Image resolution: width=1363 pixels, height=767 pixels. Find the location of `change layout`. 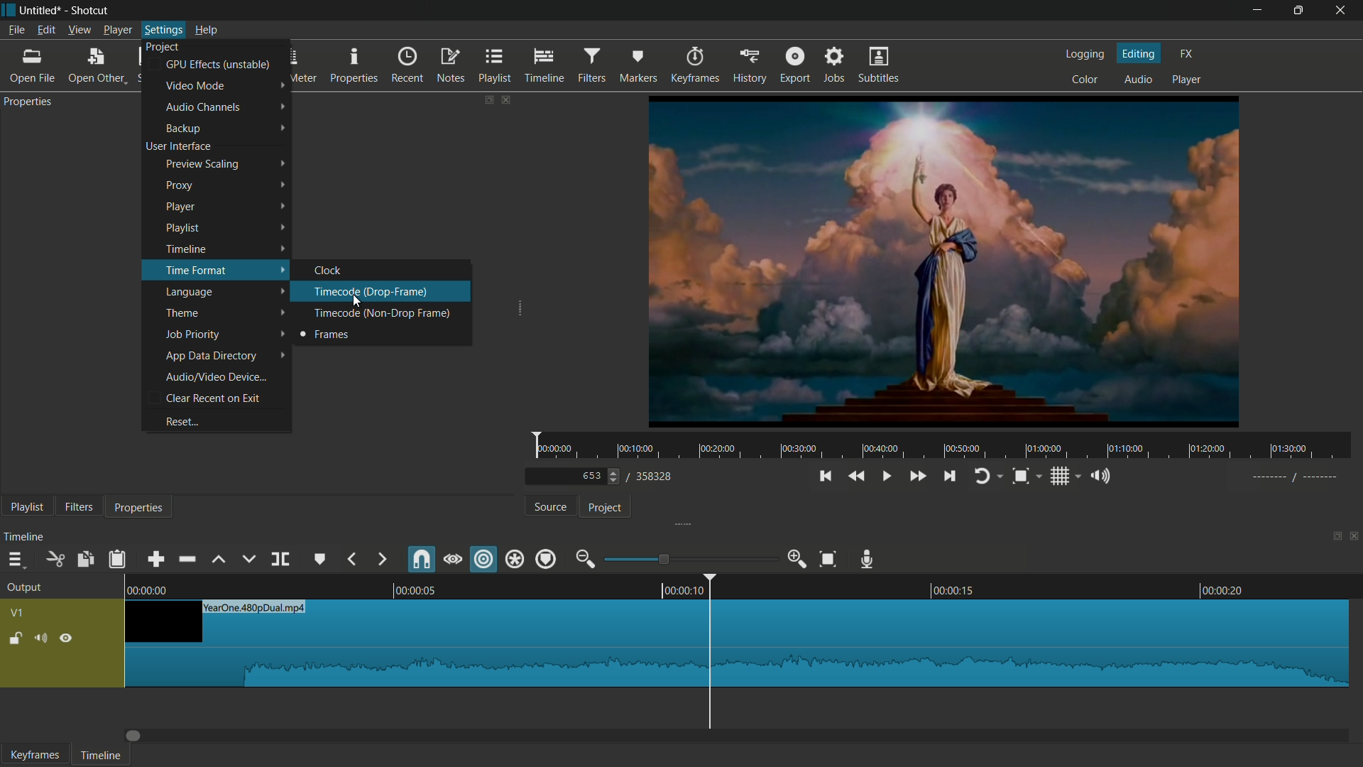

change layout is located at coordinates (1332, 537).